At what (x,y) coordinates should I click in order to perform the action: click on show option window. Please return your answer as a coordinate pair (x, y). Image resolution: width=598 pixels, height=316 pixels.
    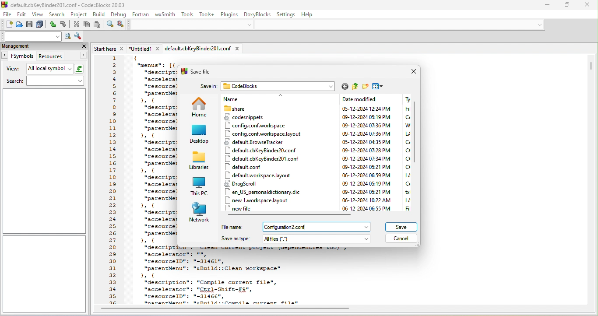
    Looking at the image, I should click on (78, 36).